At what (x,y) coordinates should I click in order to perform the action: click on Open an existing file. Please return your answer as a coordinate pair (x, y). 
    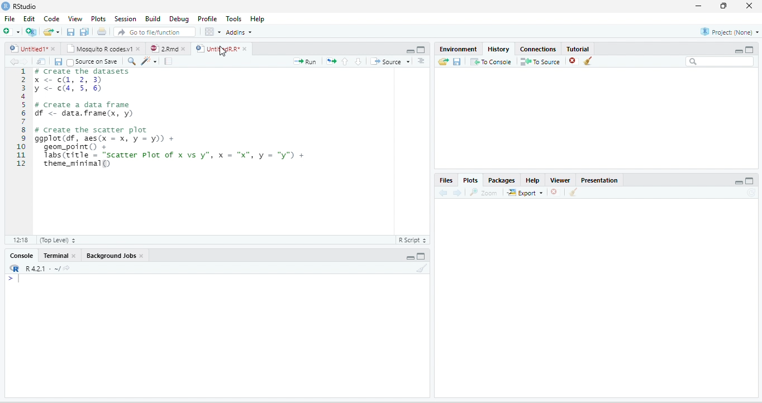
    Looking at the image, I should click on (48, 32).